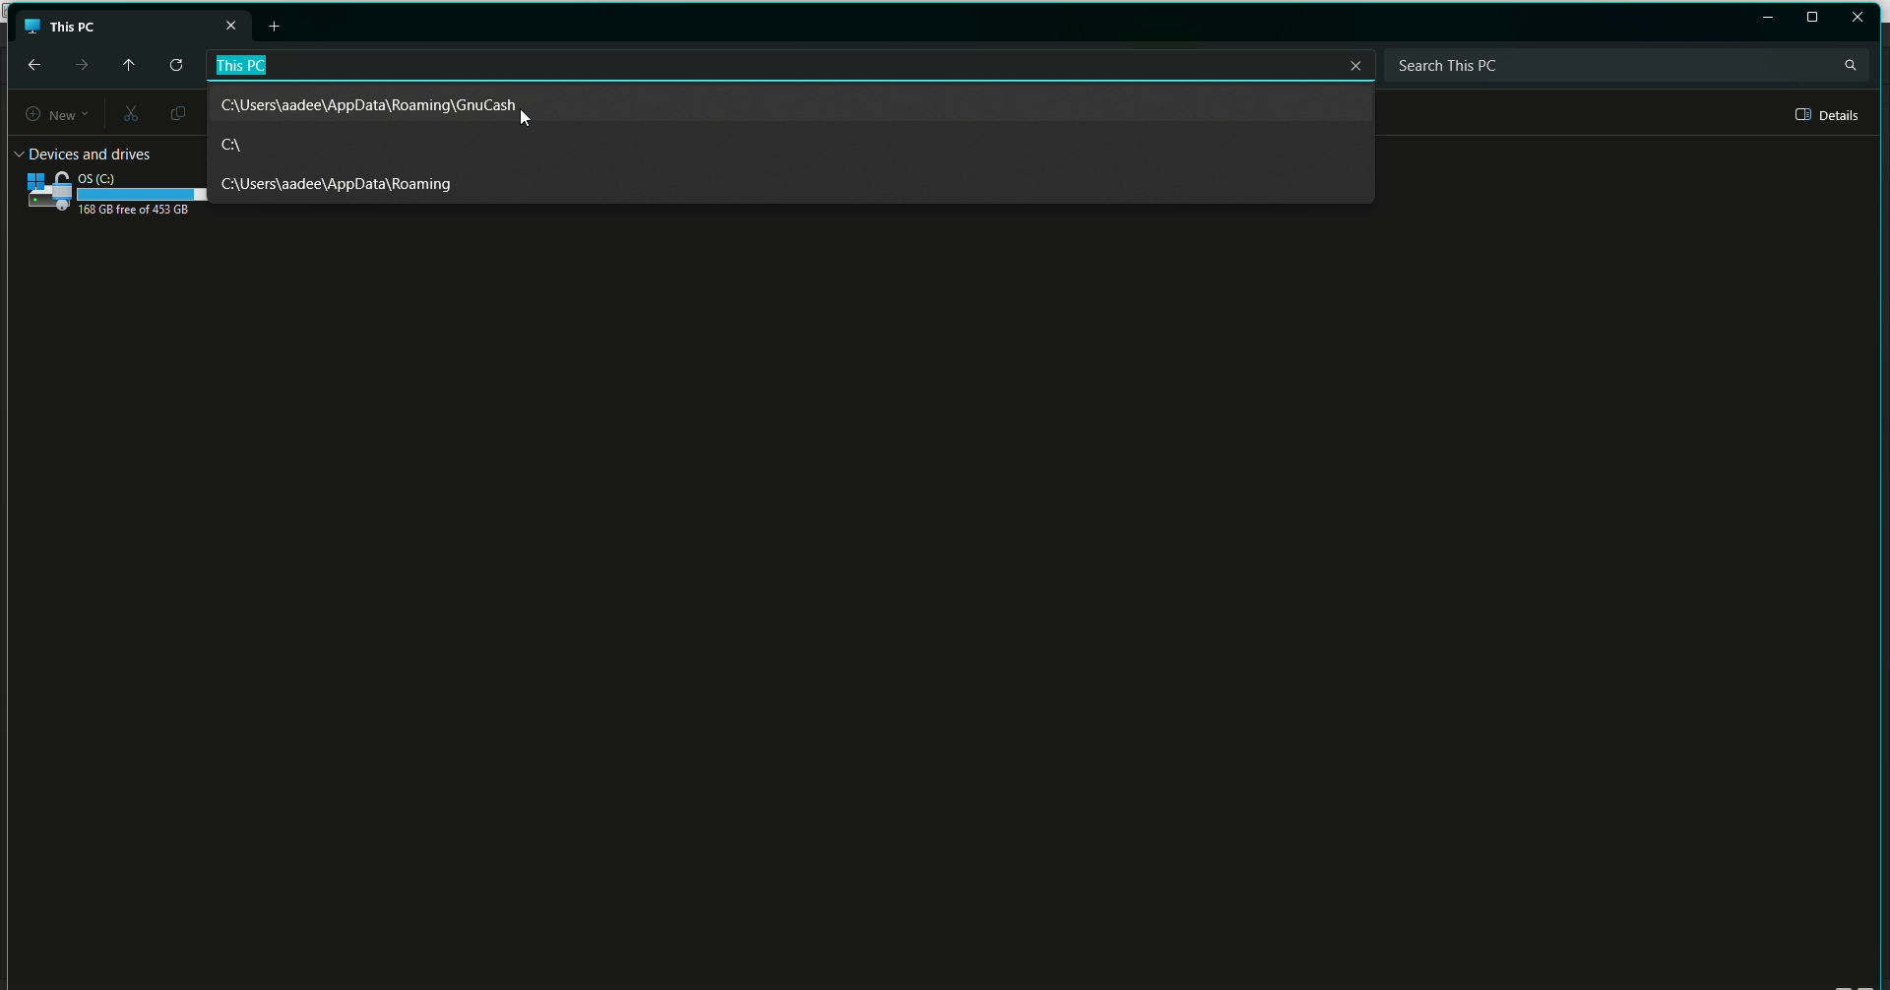 Image resolution: width=1890 pixels, height=990 pixels. Describe the element at coordinates (531, 124) in the screenshot. I see `cursor` at that location.